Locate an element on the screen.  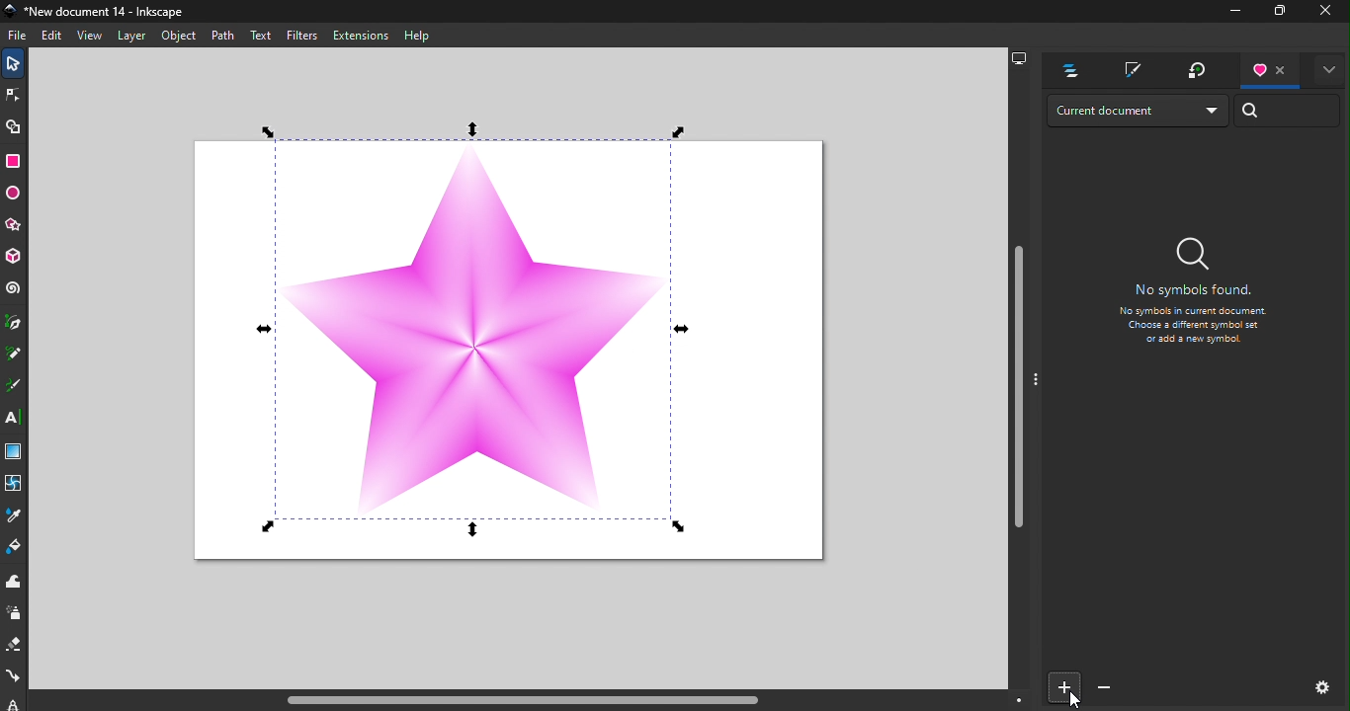
Horizontal scroll bar is located at coordinates (533, 701).